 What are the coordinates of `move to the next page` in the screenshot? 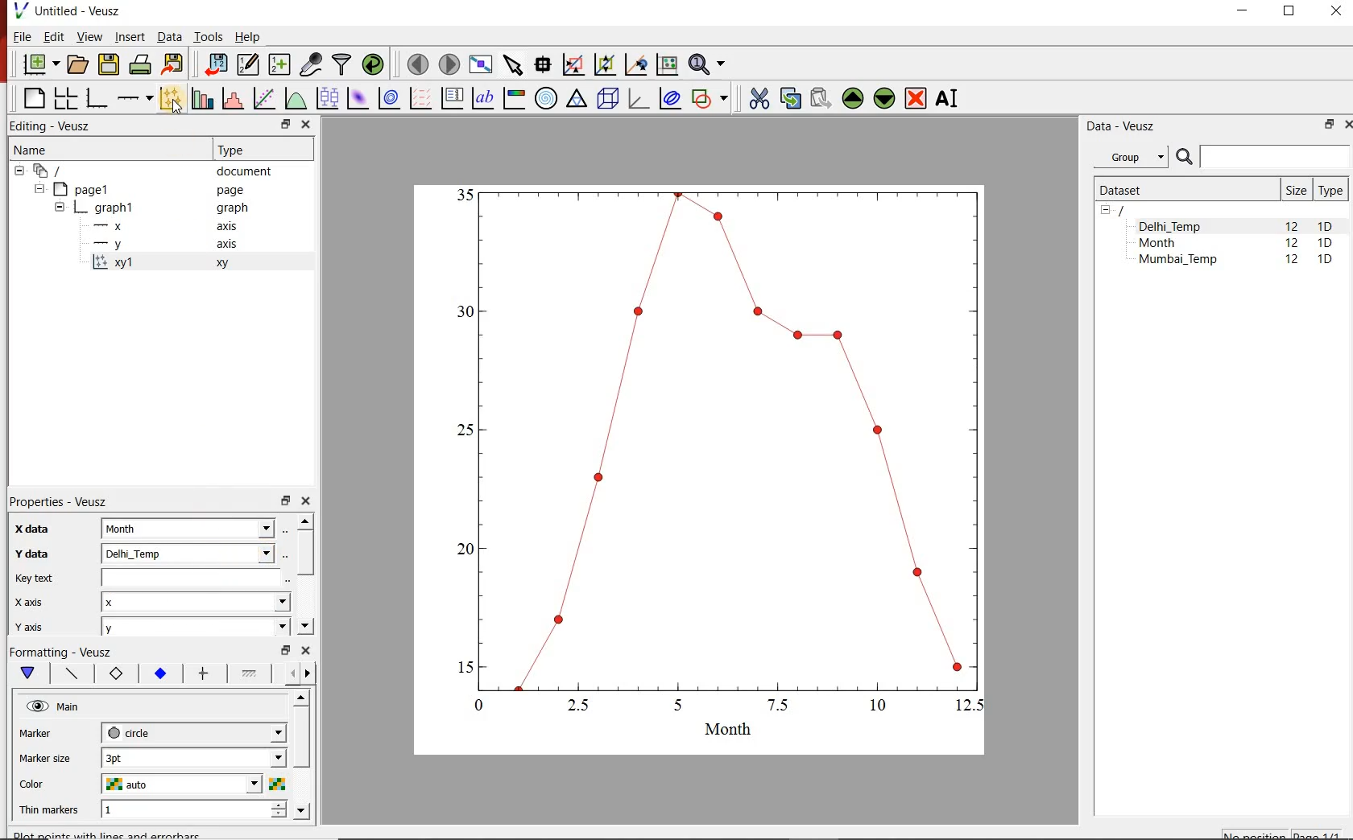 It's located at (449, 64).